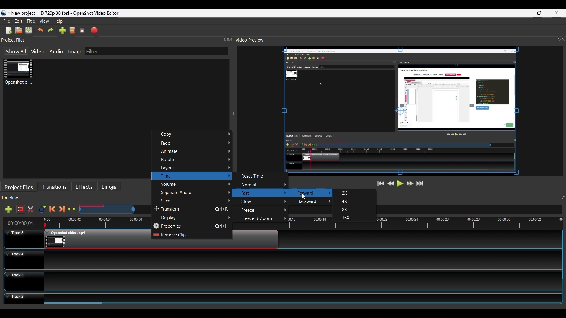  Describe the element at coordinates (401, 112) in the screenshot. I see `Preview Window` at that location.